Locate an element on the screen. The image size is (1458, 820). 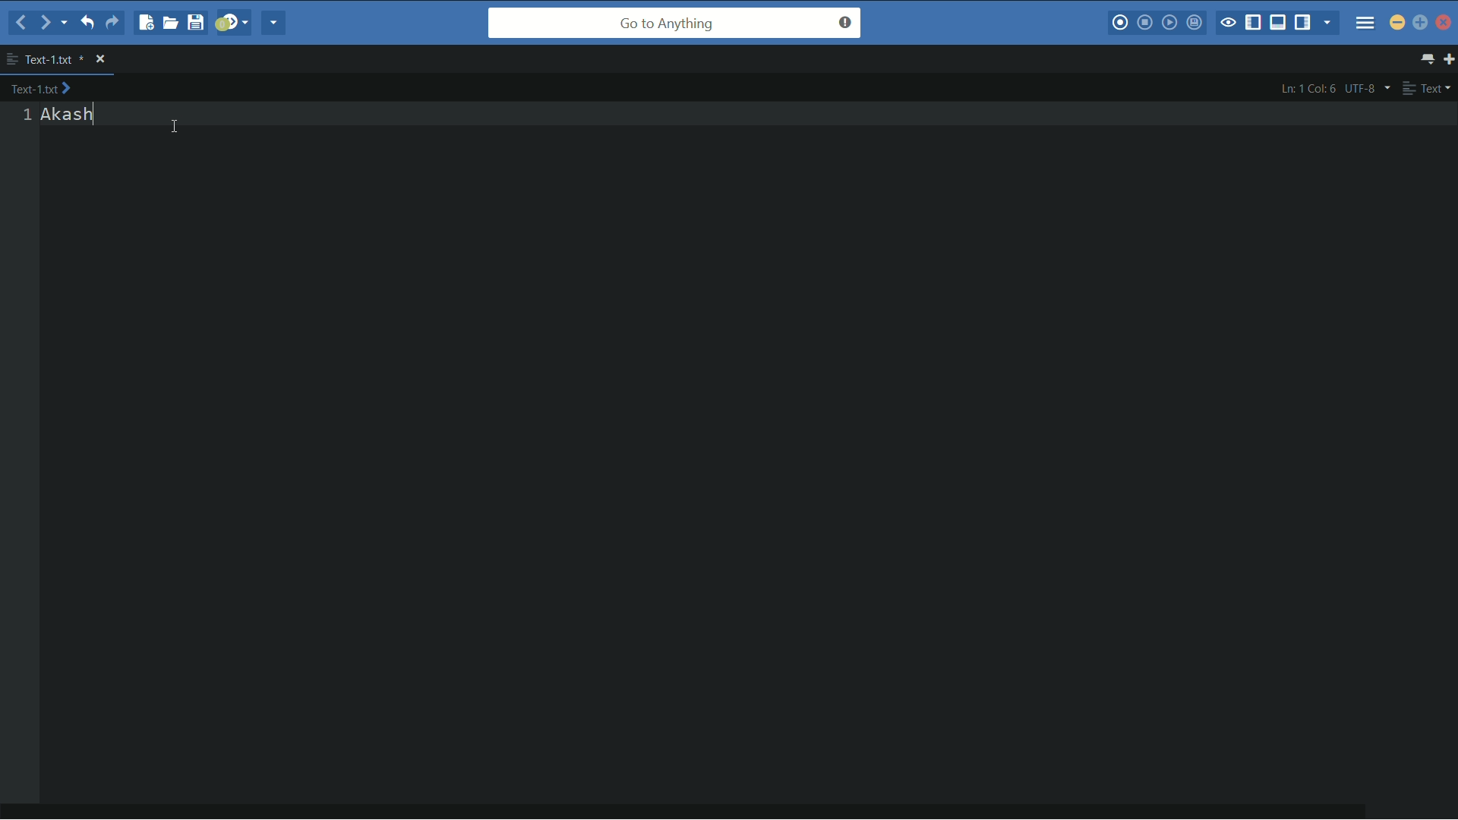
cursor is located at coordinates (175, 128).